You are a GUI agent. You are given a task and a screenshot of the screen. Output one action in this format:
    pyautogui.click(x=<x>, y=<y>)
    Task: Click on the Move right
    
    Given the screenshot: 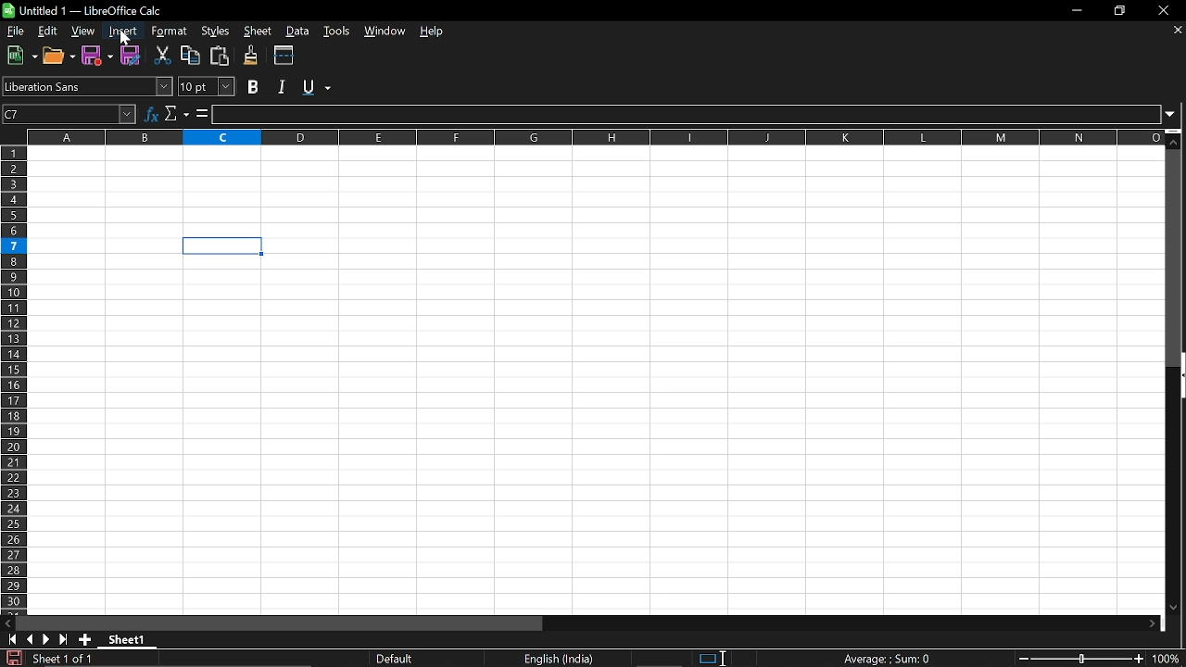 What is the action you would take?
    pyautogui.click(x=1152, y=624)
    